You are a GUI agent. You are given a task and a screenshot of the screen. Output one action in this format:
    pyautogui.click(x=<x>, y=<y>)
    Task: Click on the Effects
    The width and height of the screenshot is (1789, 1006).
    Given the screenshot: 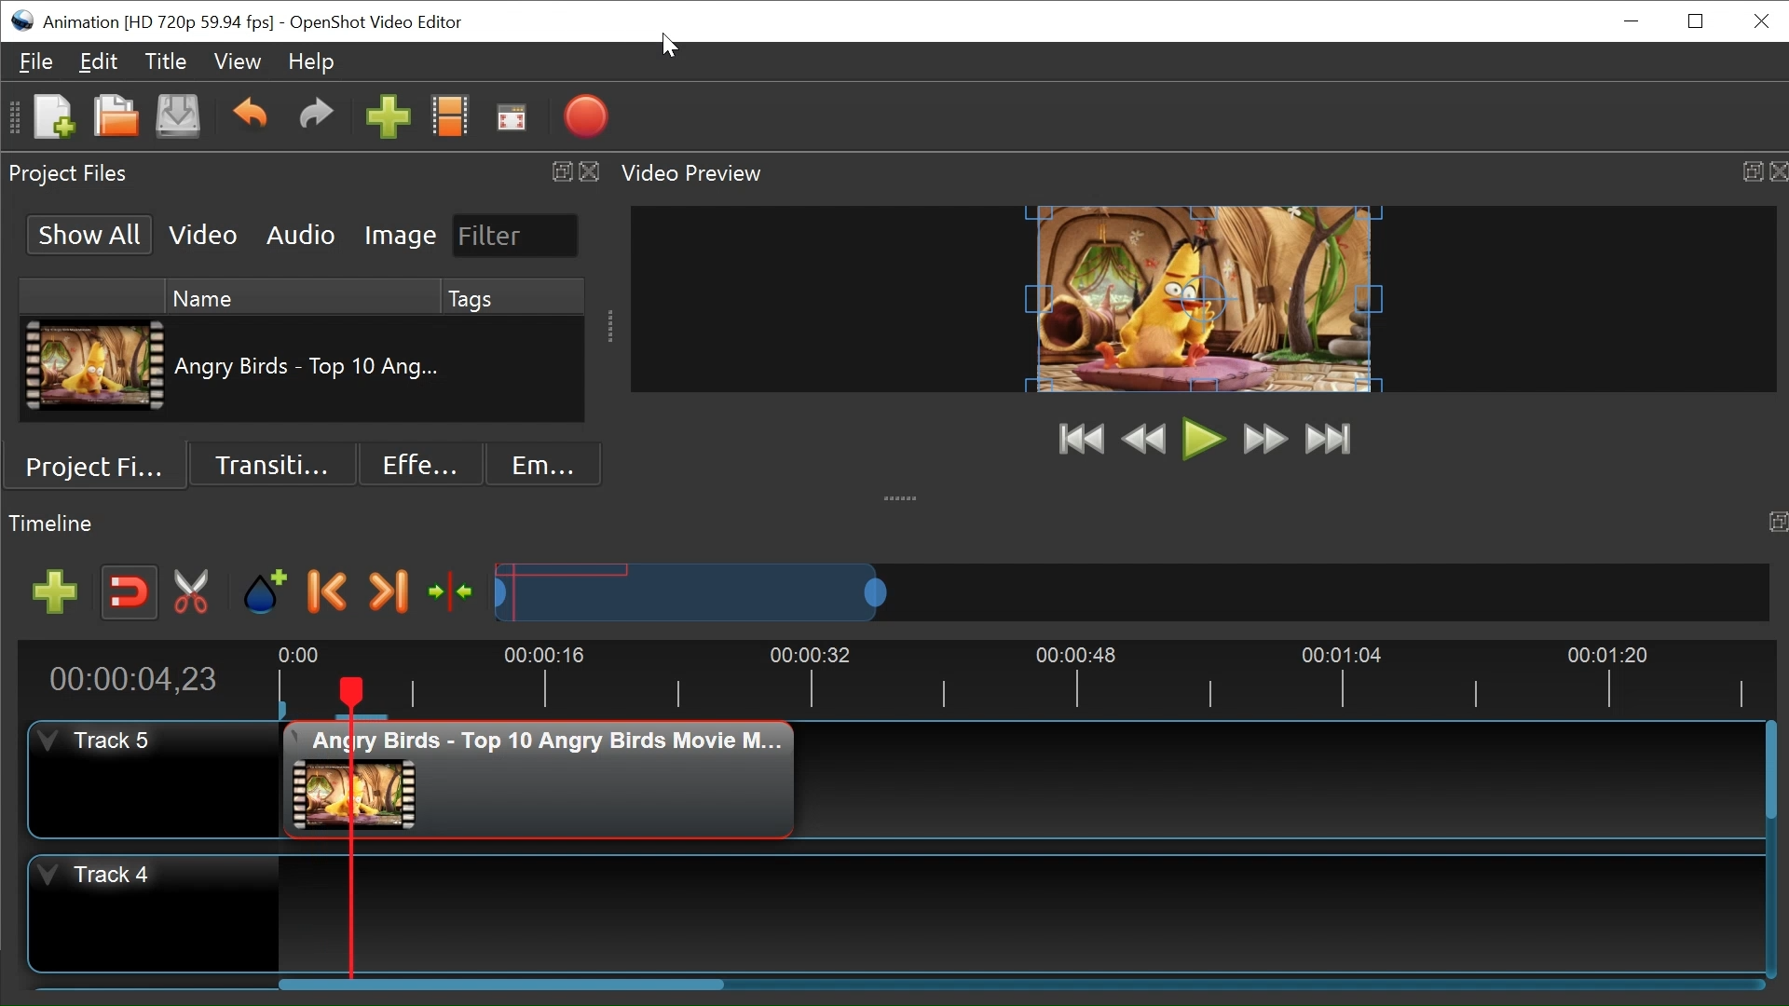 What is the action you would take?
    pyautogui.click(x=420, y=464)
    